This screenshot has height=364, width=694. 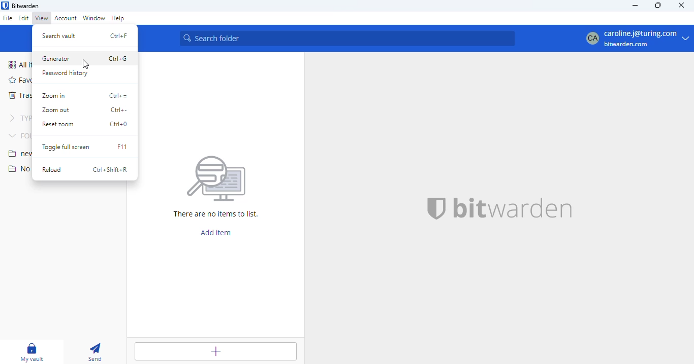 What do you see at coordinates (219, 215) in the screenshot?
I see `There are no items to list ` at bounding box center [219, 215].